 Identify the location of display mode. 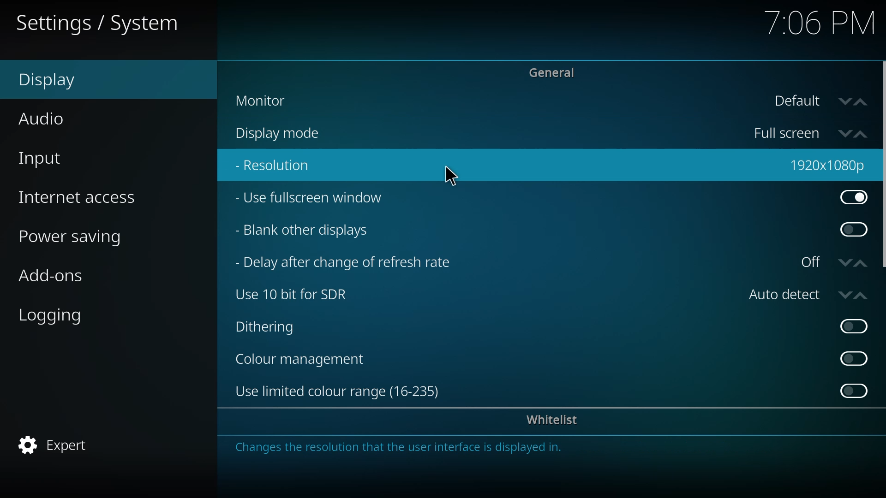
(283, 132).